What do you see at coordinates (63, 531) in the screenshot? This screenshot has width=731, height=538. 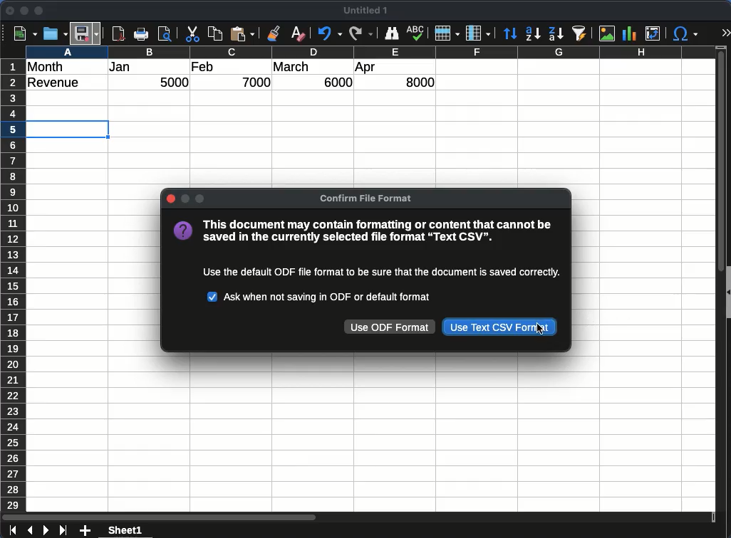 I see `last sheet` at bounding box center [63, 531].